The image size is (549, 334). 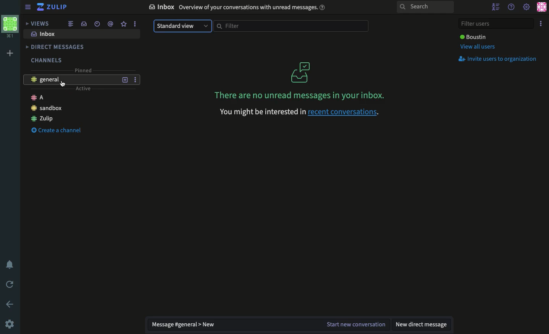 I want to click on No unread messages, so click(x=304, y=78).